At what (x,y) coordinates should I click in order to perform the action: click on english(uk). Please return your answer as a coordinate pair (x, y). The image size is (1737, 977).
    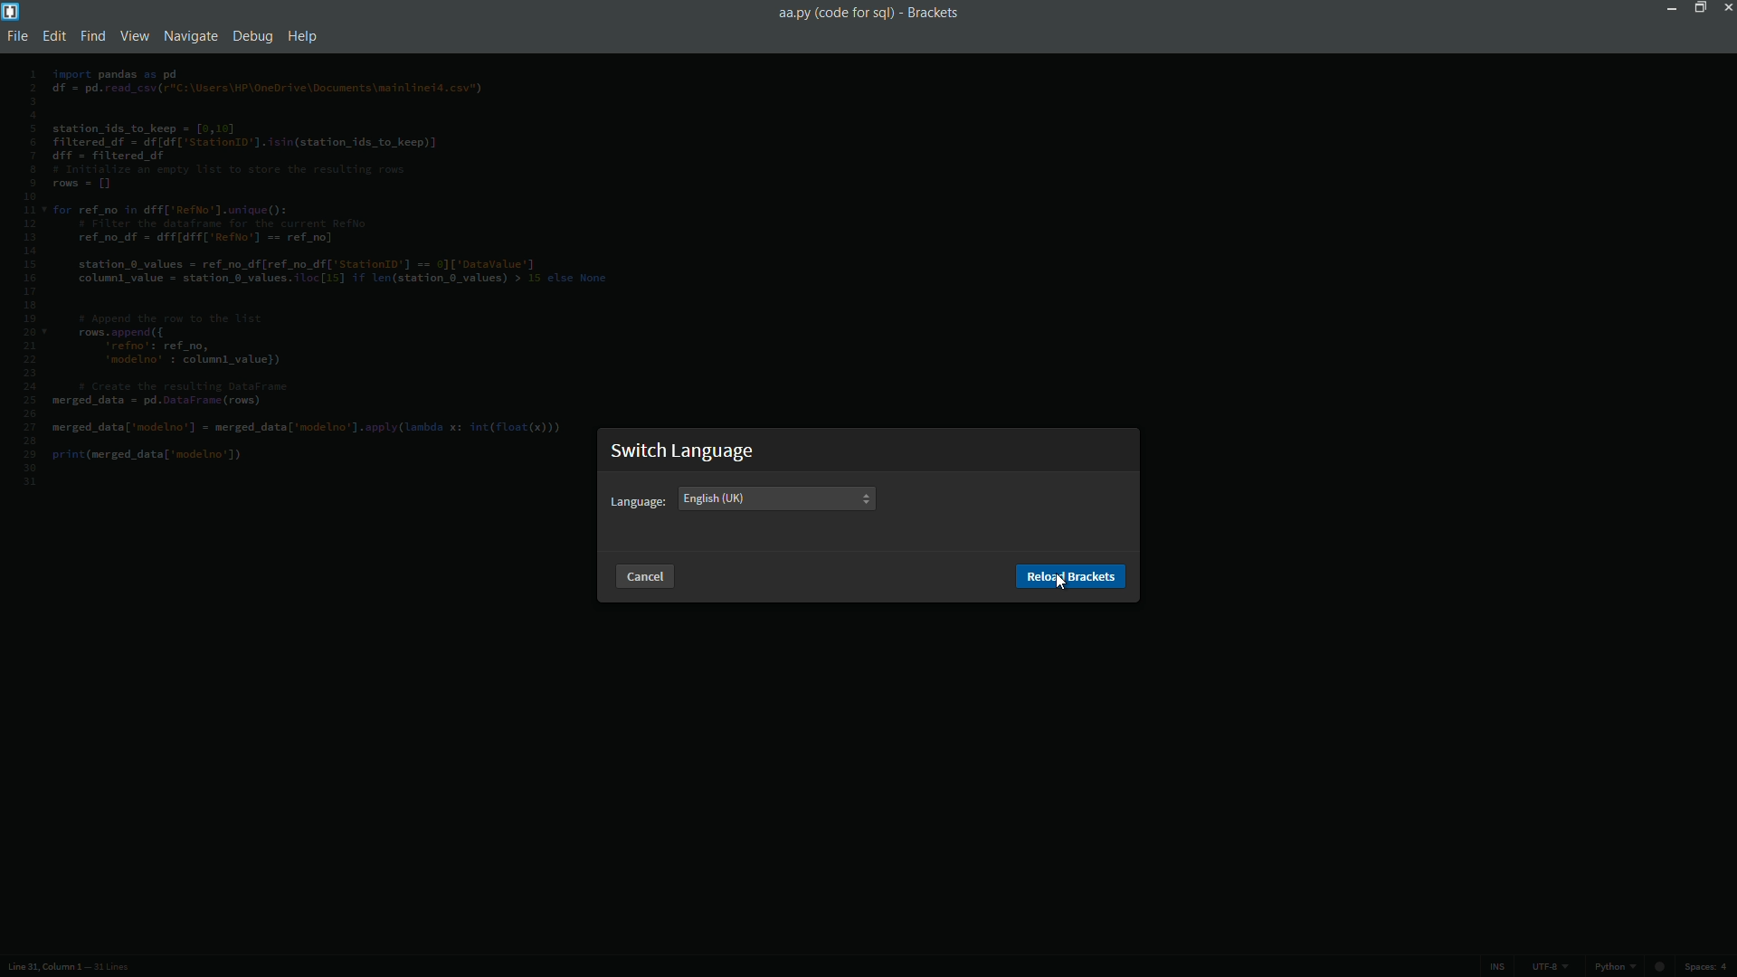
    Looking at the image, I should click on (715, 498).